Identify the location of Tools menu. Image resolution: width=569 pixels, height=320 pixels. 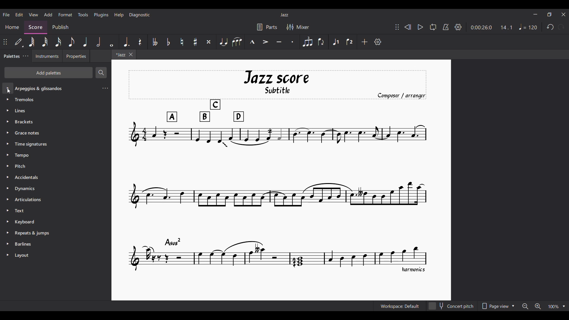
(83, 15).